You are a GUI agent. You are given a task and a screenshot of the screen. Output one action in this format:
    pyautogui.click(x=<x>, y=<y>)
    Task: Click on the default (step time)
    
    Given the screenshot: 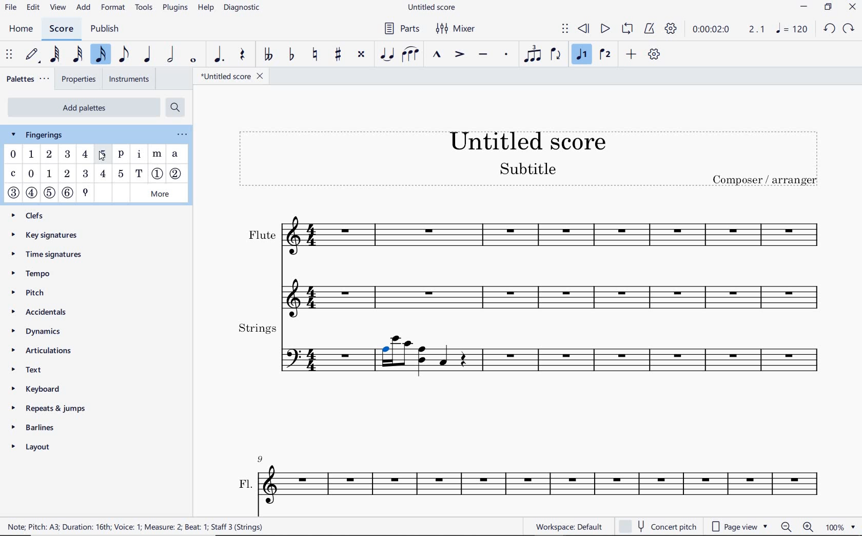 What is the action you would take?
    pyautogui.click(x=33, y=55)
    